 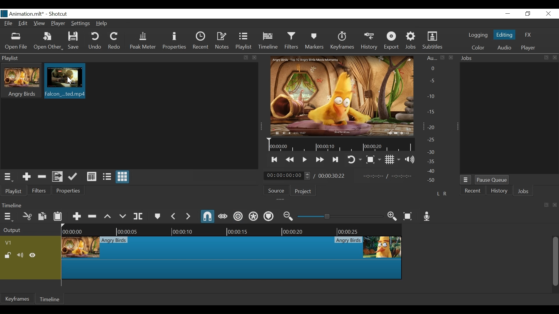 What do you see at coordinates (57, 176) in the screenshot?
I see `Add files to the playlist` at bounding box center [57, 176].